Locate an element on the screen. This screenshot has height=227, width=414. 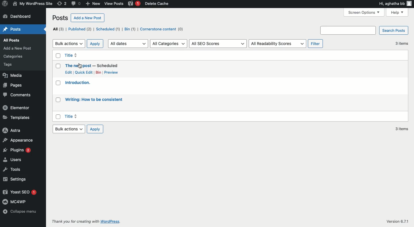
Help is located at coordinates (398, 12).